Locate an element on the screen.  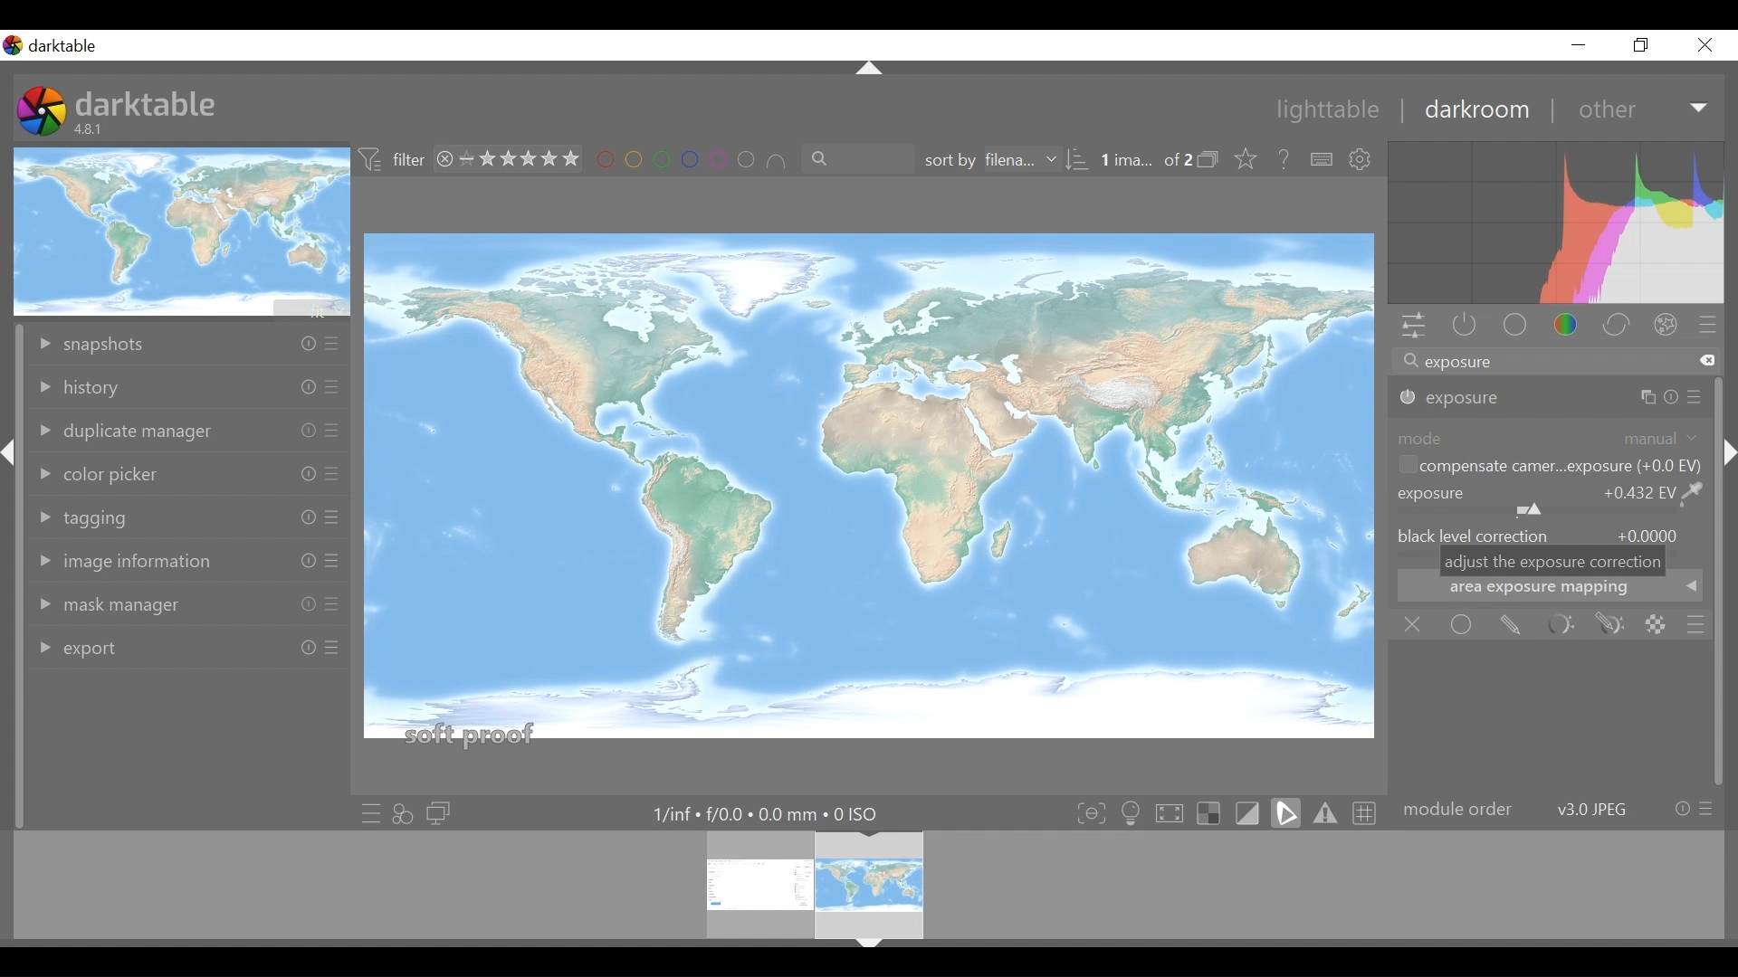
area exposure mapping is located at coordinates (1549, 589).